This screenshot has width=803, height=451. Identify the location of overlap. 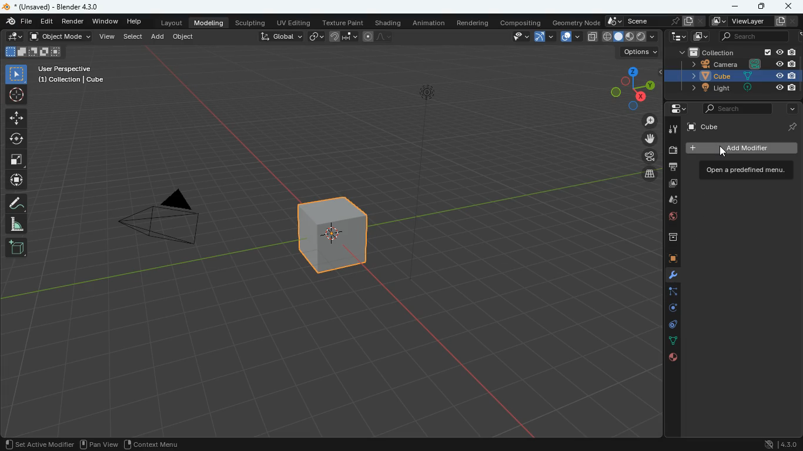
(571, 37).